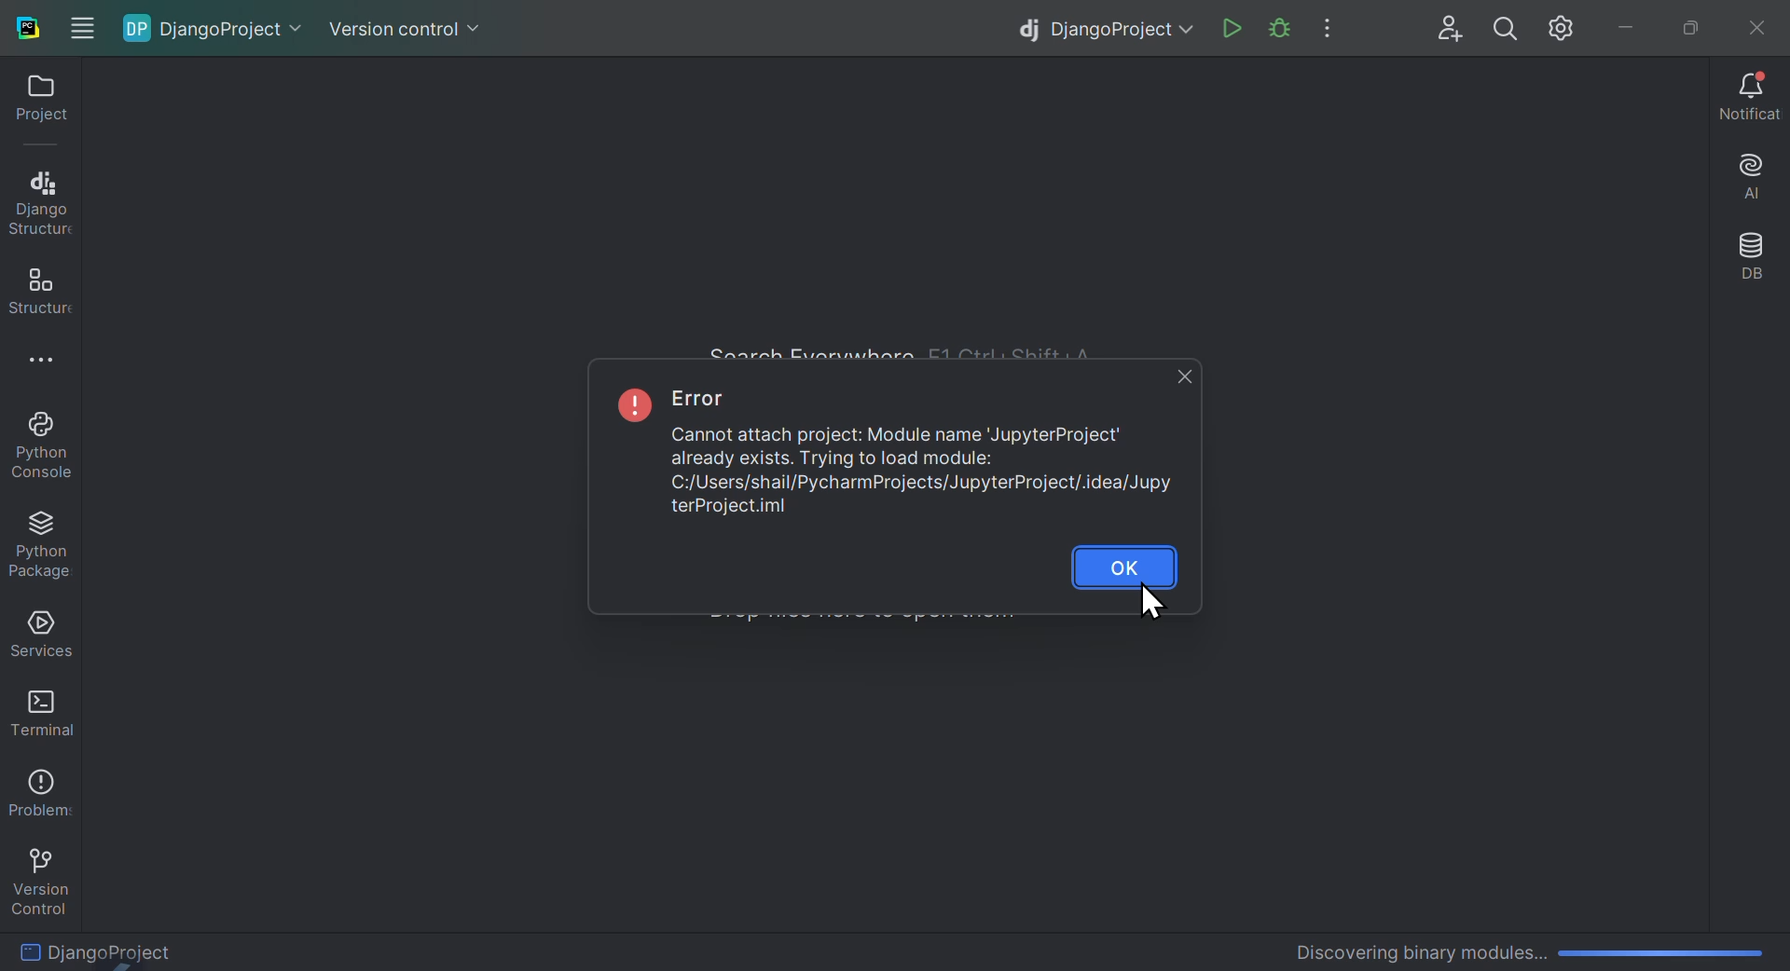  I want to click on Terminal, so click(35, 711).